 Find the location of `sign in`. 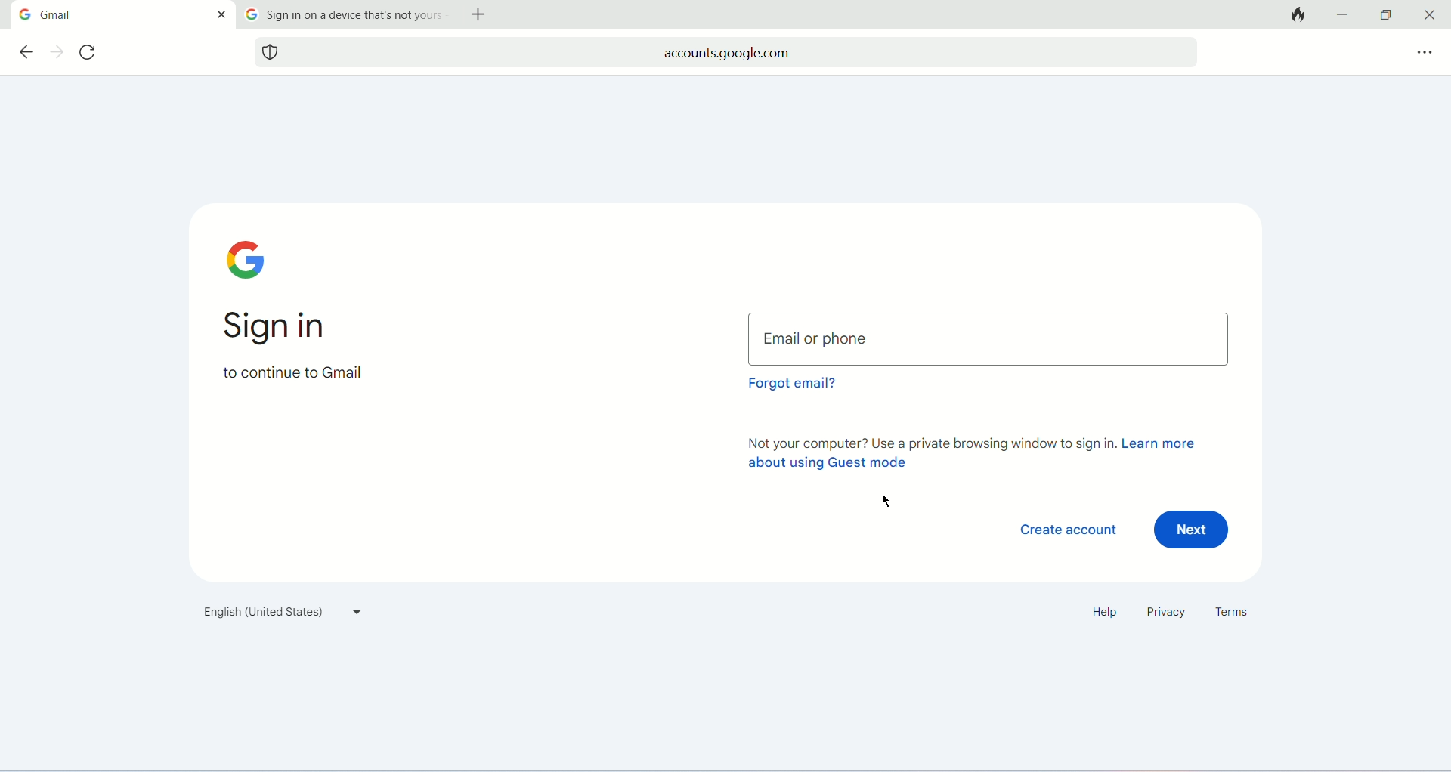

sign in is located at coordinates (285, 329).